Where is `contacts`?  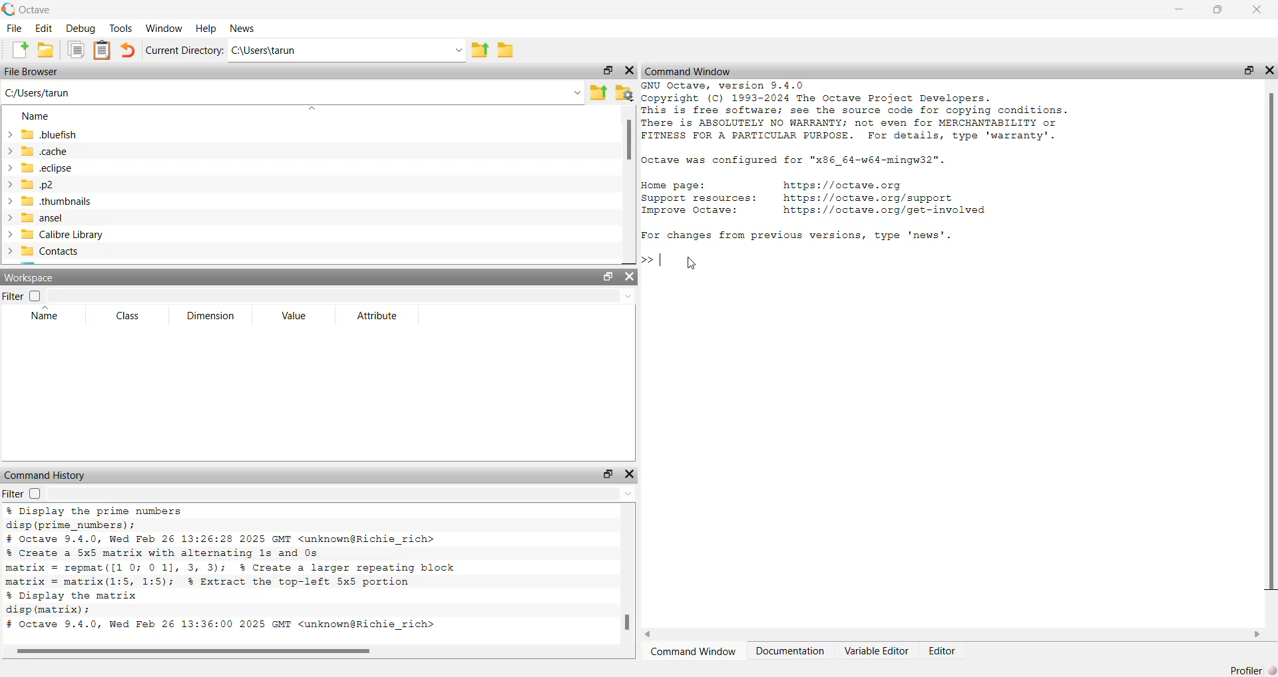
contacts is located at coordinates (63, 253).